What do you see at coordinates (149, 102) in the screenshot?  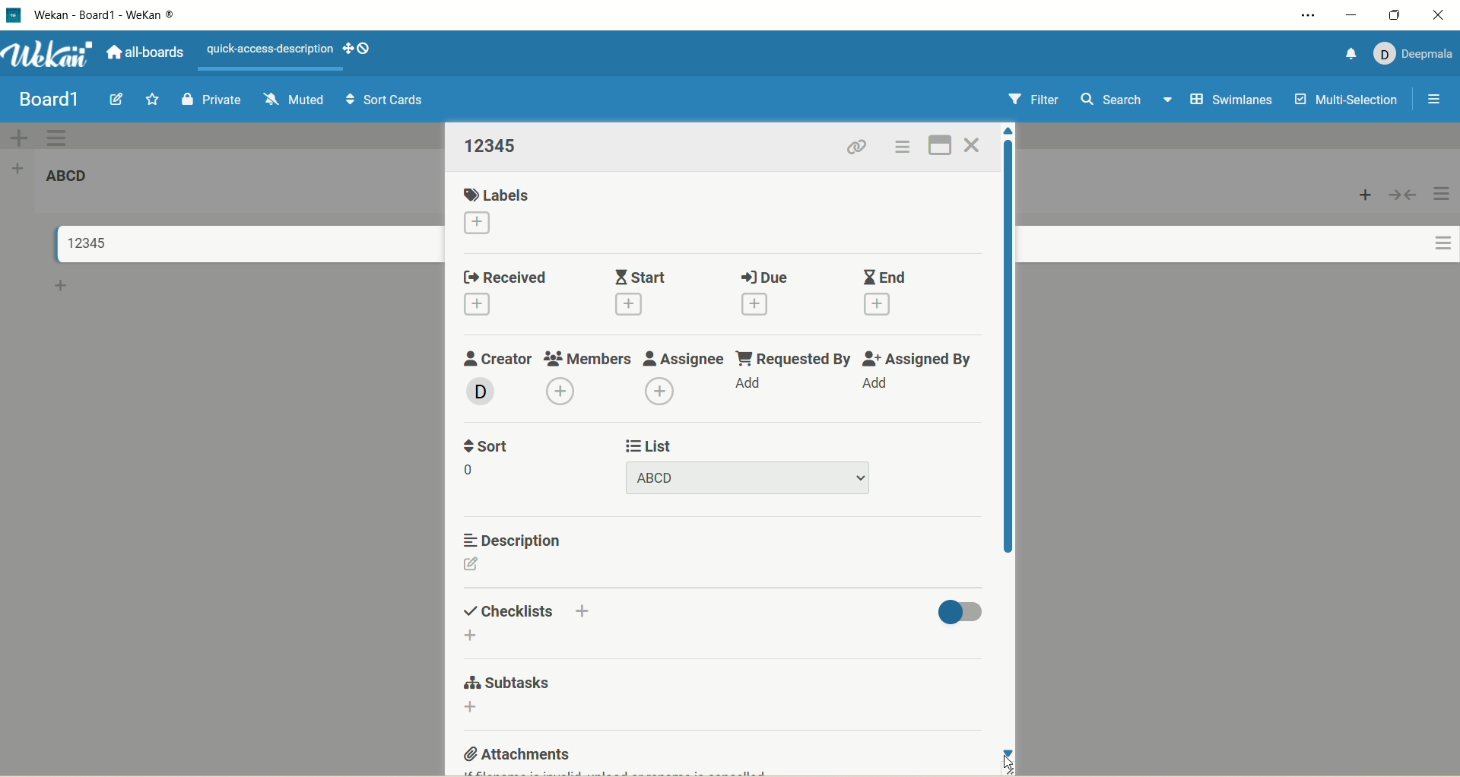 I see `favorite` at bounding box center [149, 102].